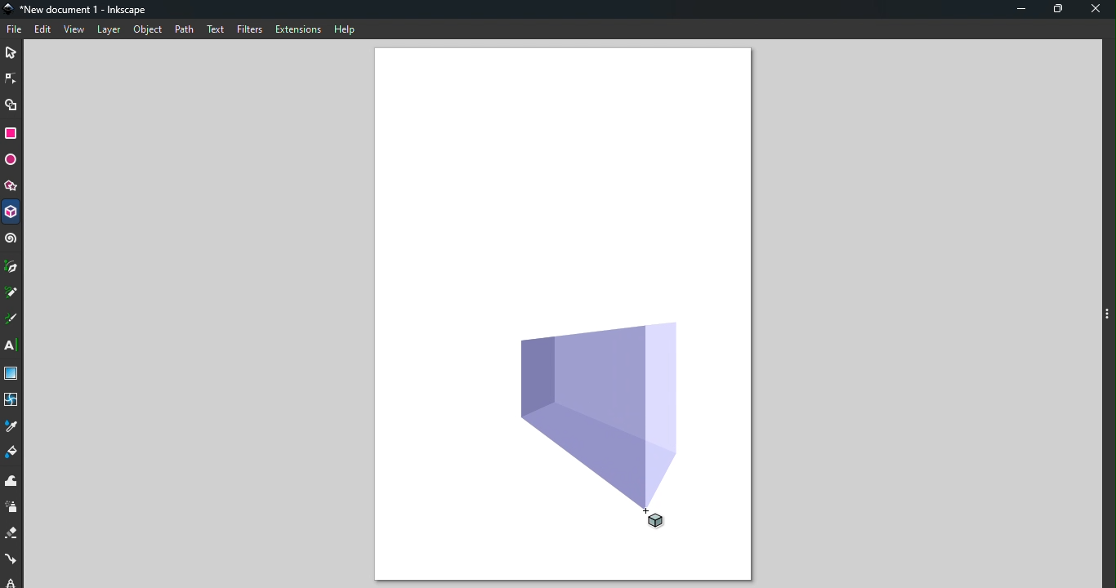 This screenshot has height=588, width=1116. What do you see at coordinates (14, 347) in the screenshot?
I see `Text tool` at bounding box center [14, 347].